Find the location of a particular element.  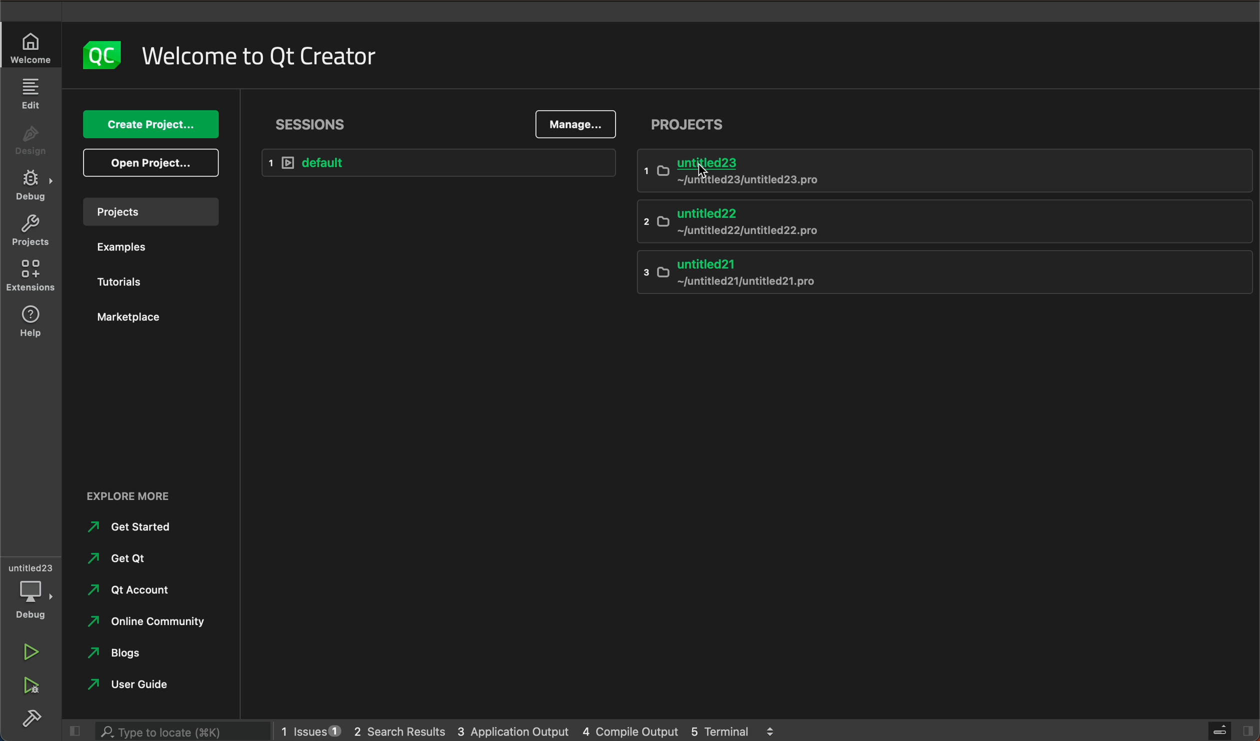

get qt is located at coordinates (117, 558).